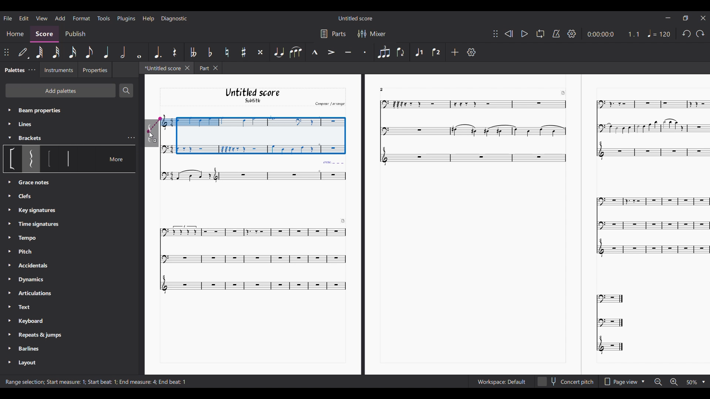  Describe the element at coordinates (32, 124) in the screenshot. I see `Line` at that location.